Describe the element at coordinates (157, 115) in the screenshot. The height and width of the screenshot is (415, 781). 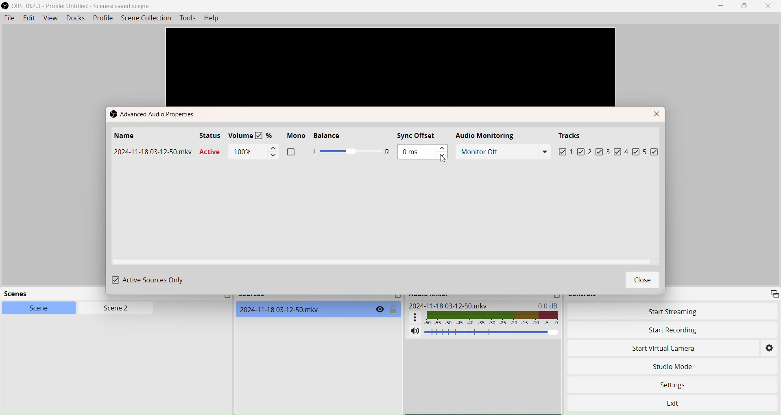
I see `Advance Audio properties` at that location.